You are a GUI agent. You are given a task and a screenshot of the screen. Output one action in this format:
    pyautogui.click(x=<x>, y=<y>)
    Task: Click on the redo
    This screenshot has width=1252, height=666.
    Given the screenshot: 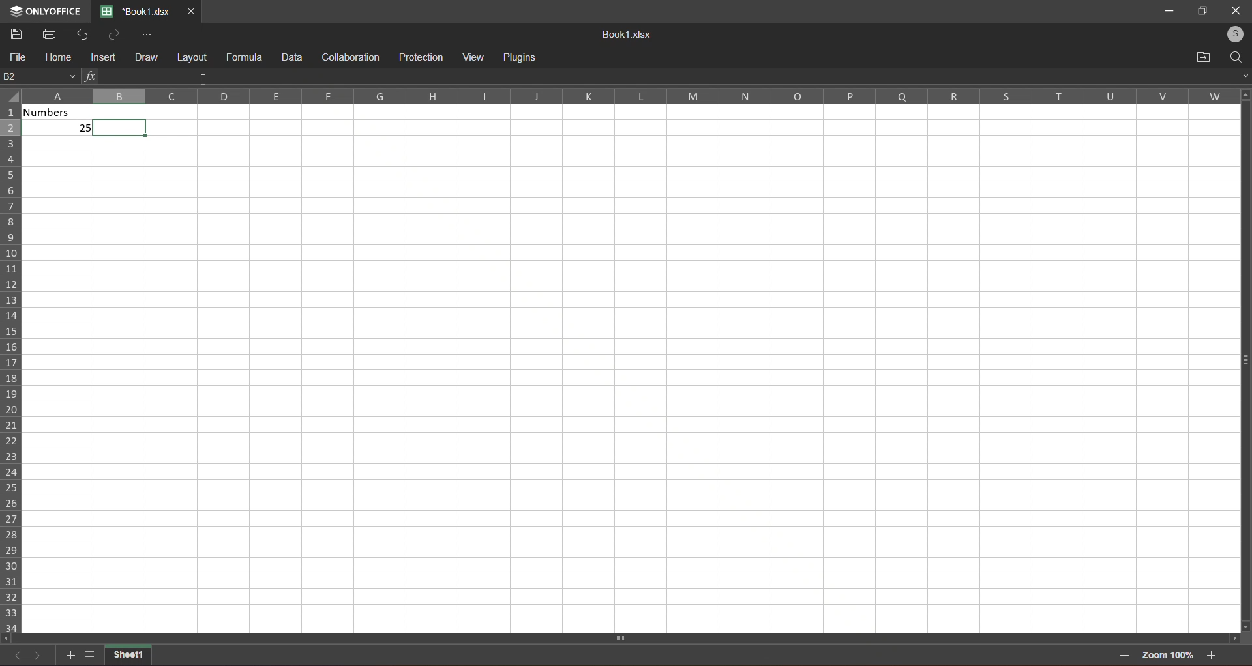 What is the action you would take?
    pyautogui.click(x=112, y=35)
    